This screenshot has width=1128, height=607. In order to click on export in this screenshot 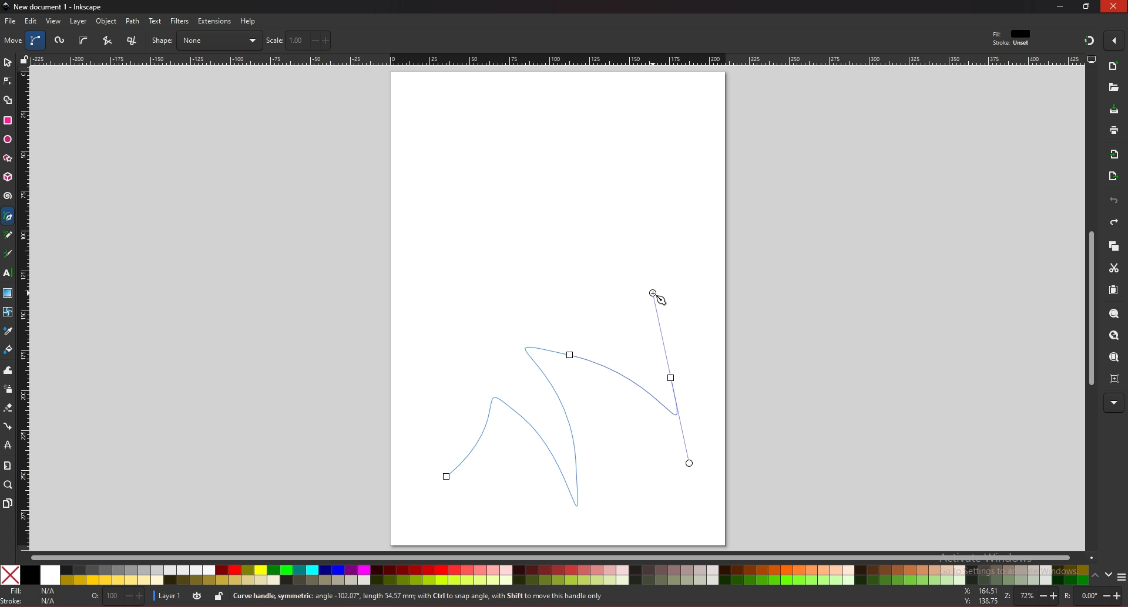, I will do `click(1113, 177)`.